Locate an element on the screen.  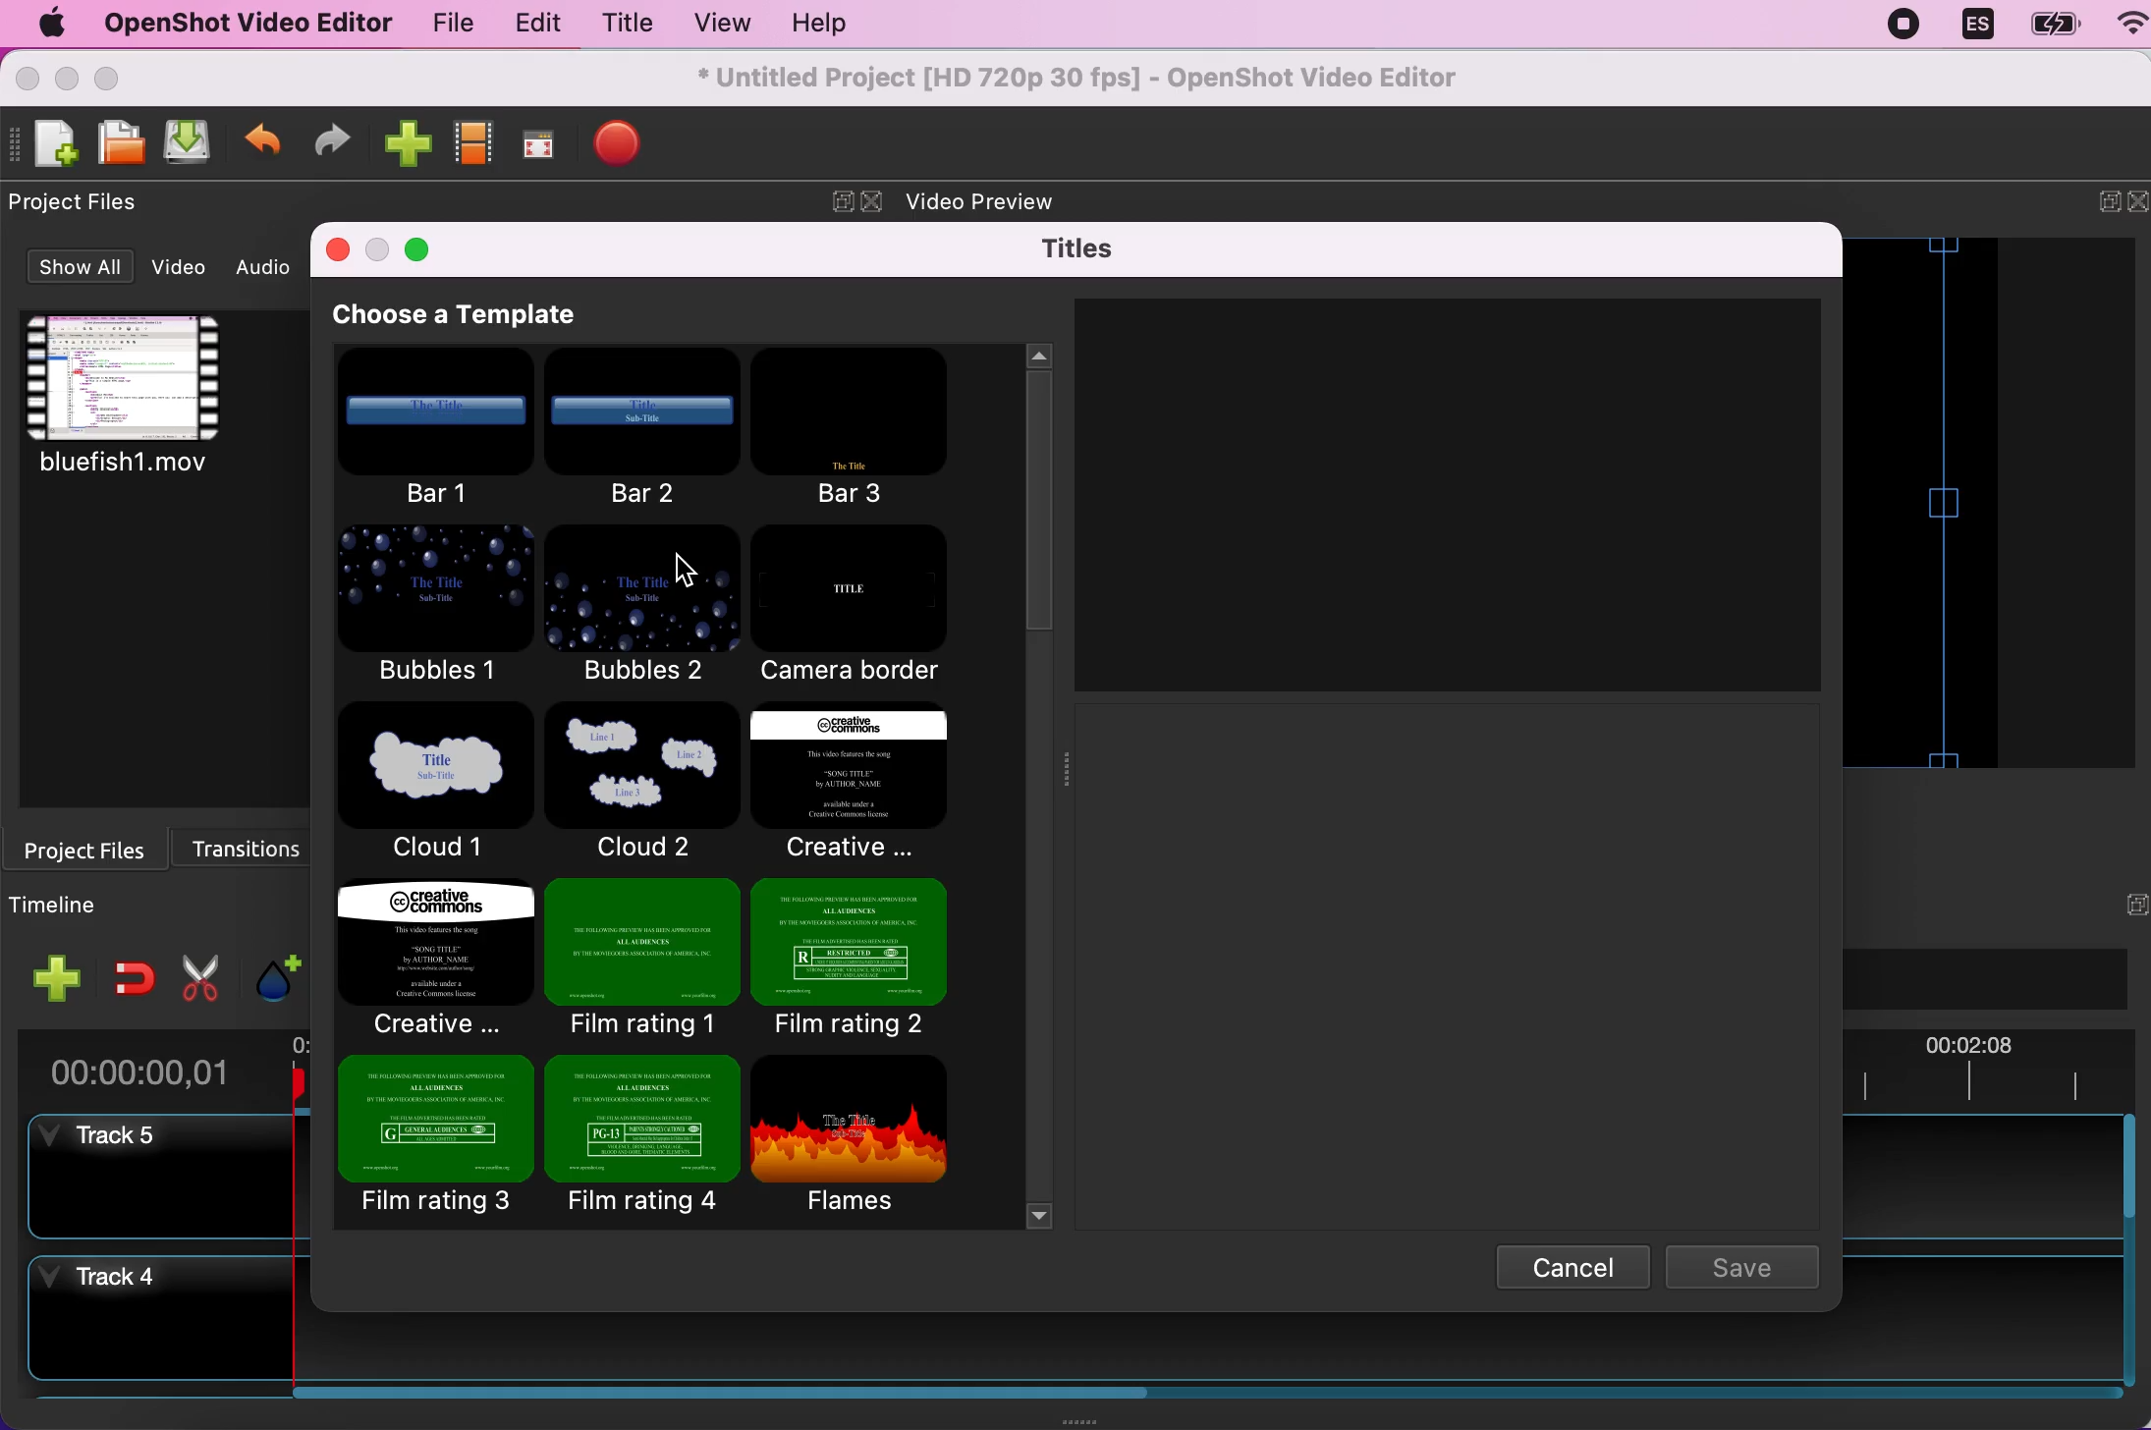
film rating 1 is located at coordinates (640, 956).